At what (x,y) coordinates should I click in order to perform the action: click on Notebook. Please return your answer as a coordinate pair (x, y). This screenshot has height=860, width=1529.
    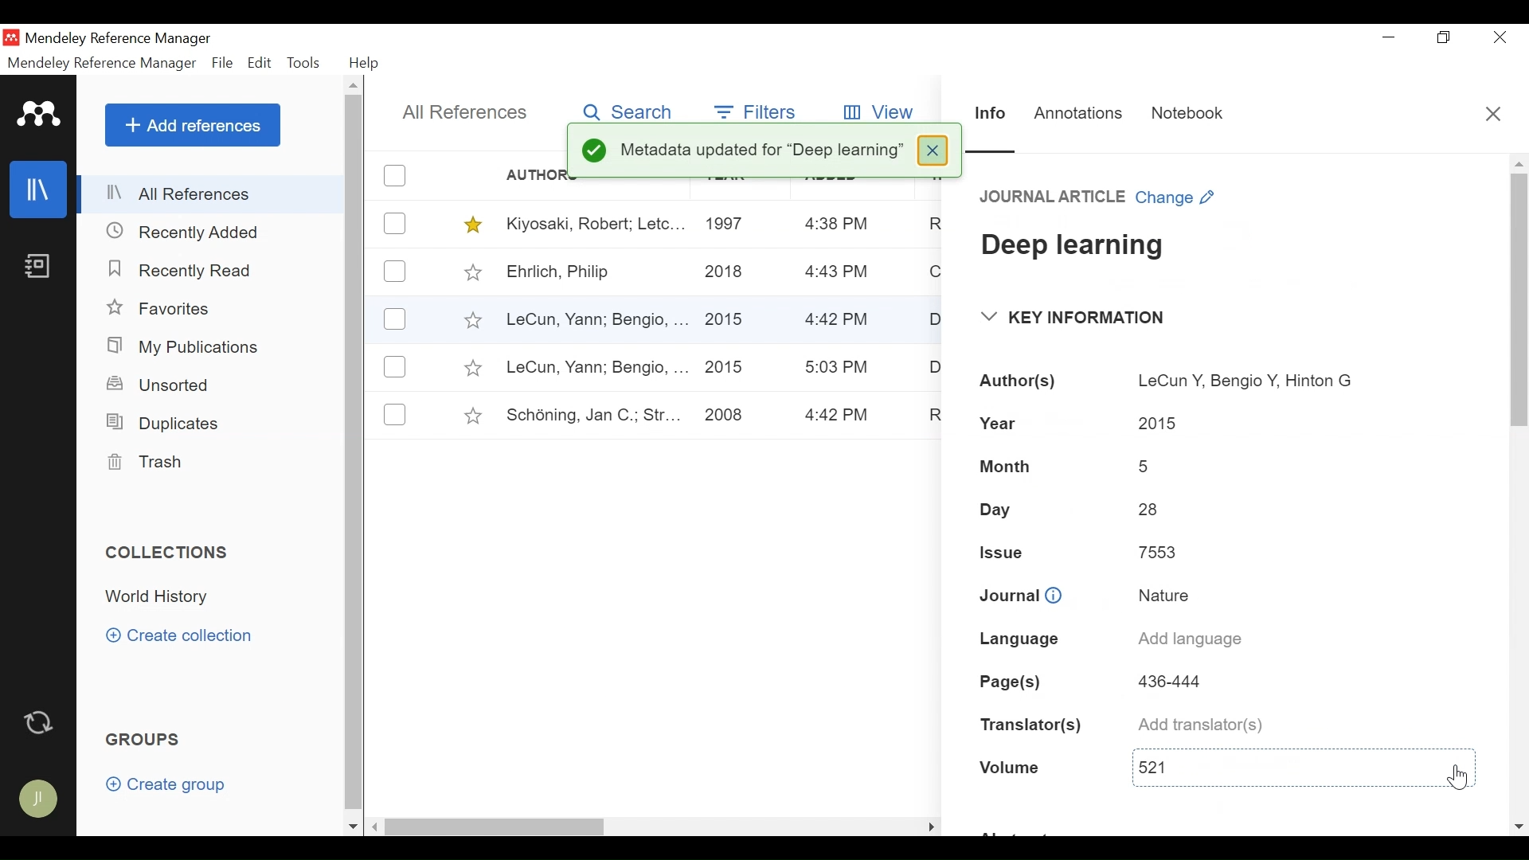
    Looking at the image, I should click on (1182, 115).